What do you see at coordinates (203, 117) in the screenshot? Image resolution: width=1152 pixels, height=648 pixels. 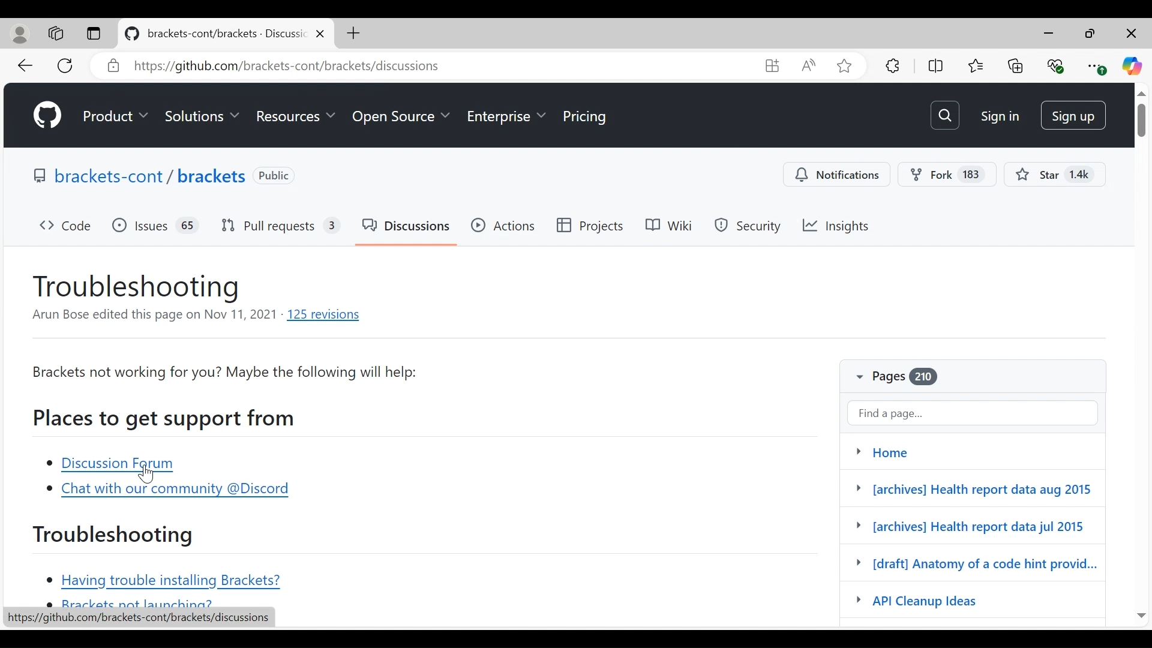 I see `Solutions` at bounding box center [203, 117].